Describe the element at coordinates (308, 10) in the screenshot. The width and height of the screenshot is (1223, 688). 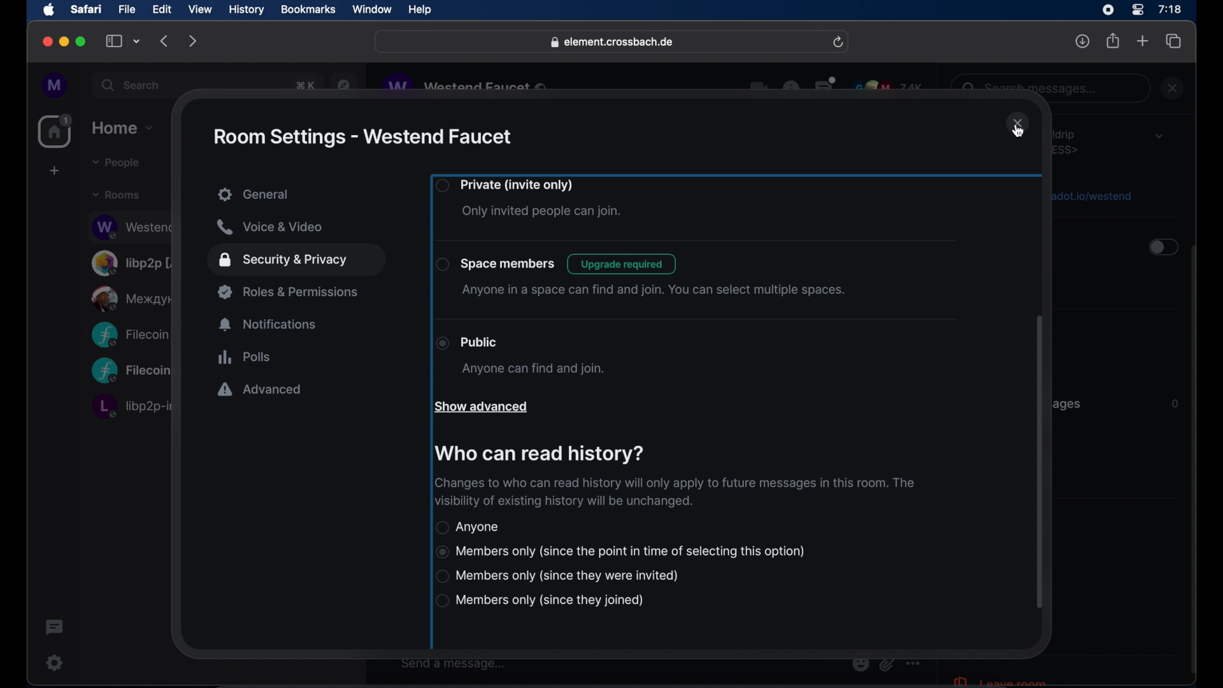
I see `bookmarks` at that location.